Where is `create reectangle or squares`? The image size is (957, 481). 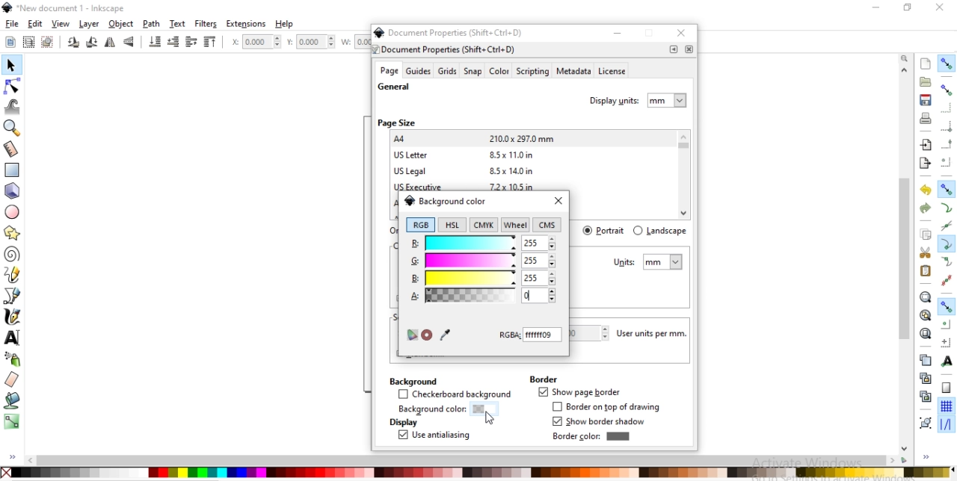
create reectangle or squares is located at coordinates (12, 169).